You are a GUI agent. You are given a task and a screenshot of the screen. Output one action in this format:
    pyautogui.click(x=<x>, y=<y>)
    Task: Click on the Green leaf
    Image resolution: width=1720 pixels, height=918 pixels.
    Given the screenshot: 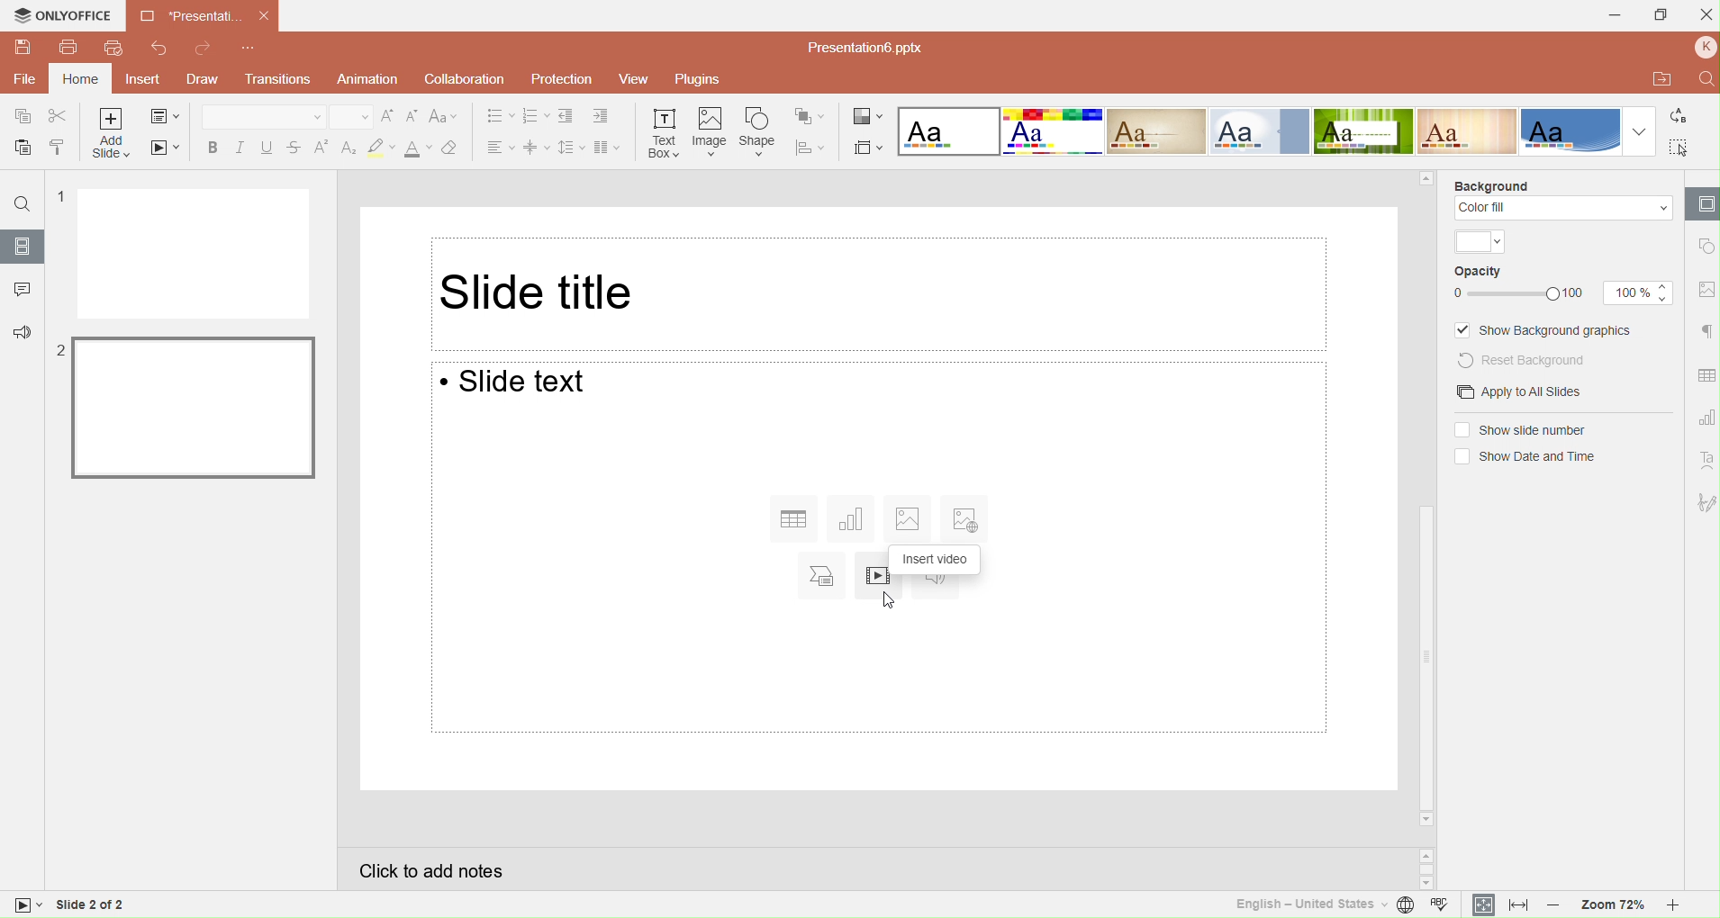 What is the action you would take?
    pyautogui.click(x=1364, y=132)
    